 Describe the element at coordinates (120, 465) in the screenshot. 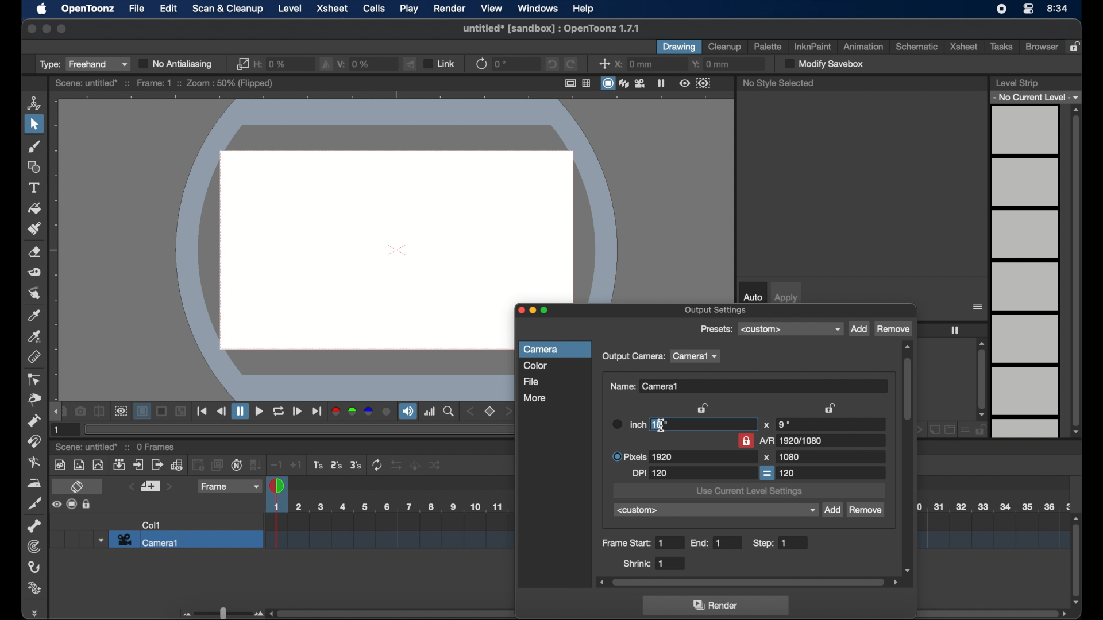

I see `` at that location.